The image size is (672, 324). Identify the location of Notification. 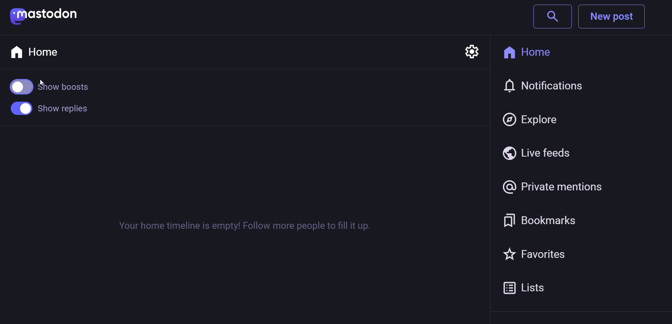
(542, 85).